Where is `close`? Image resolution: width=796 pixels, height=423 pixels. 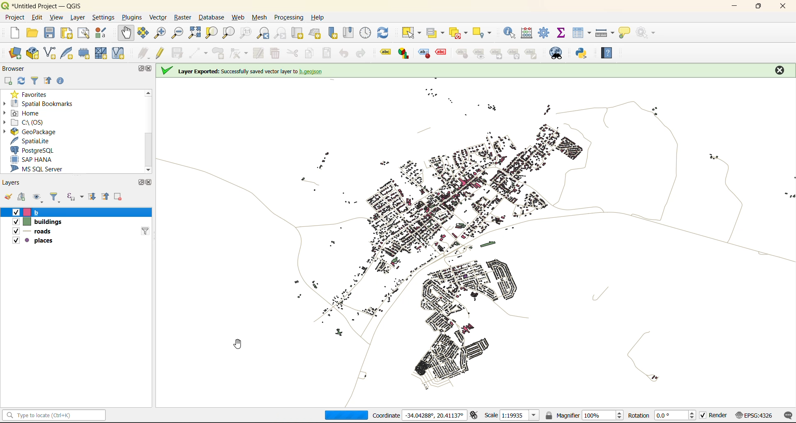
close is located at coordinates (783, 7).